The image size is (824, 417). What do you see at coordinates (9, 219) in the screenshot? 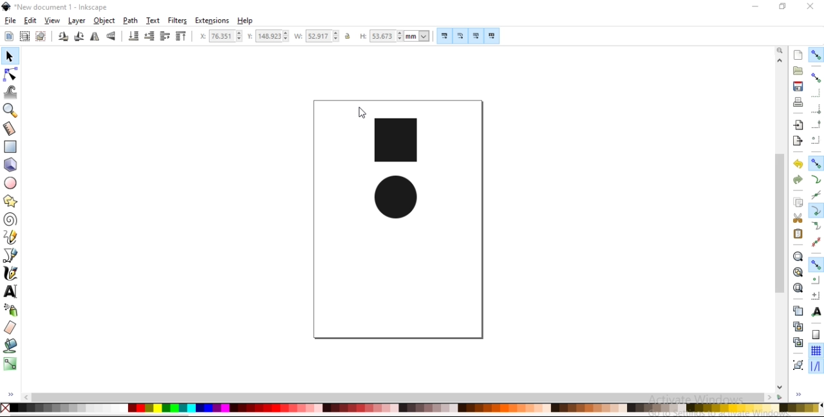
I see `create spiral ` at bounding box center [9, 219].